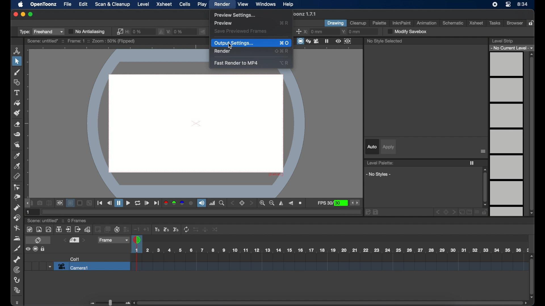  Describe the element at coordinates (291, 203) in the screenshot. I see `flip vertically` at that location.